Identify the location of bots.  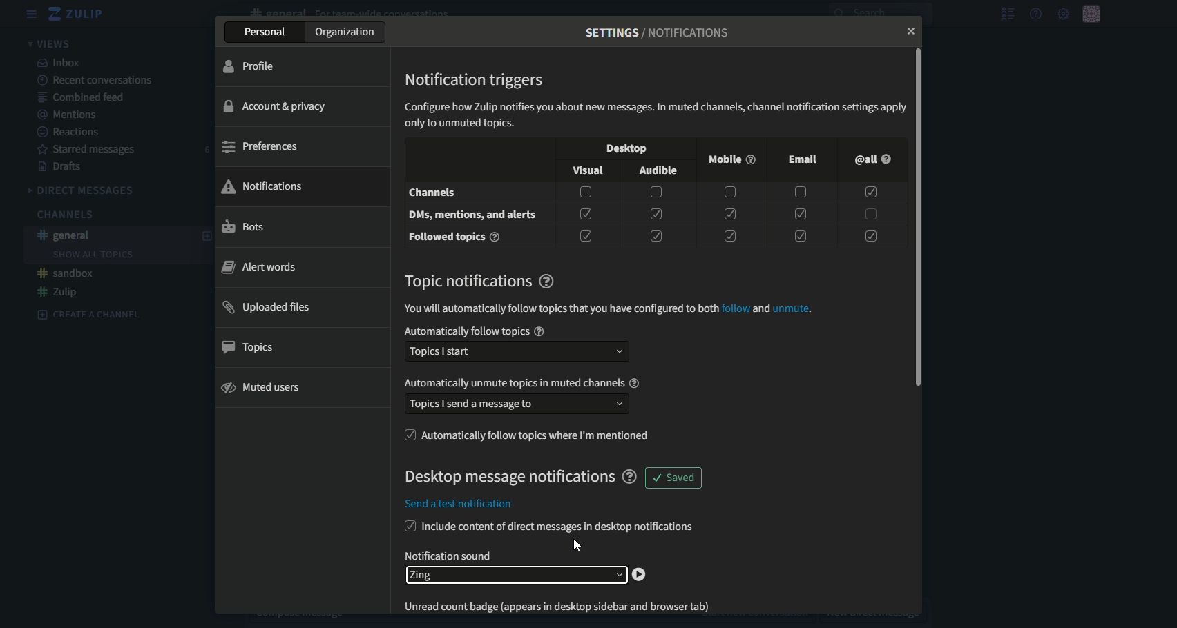
(244, 228).